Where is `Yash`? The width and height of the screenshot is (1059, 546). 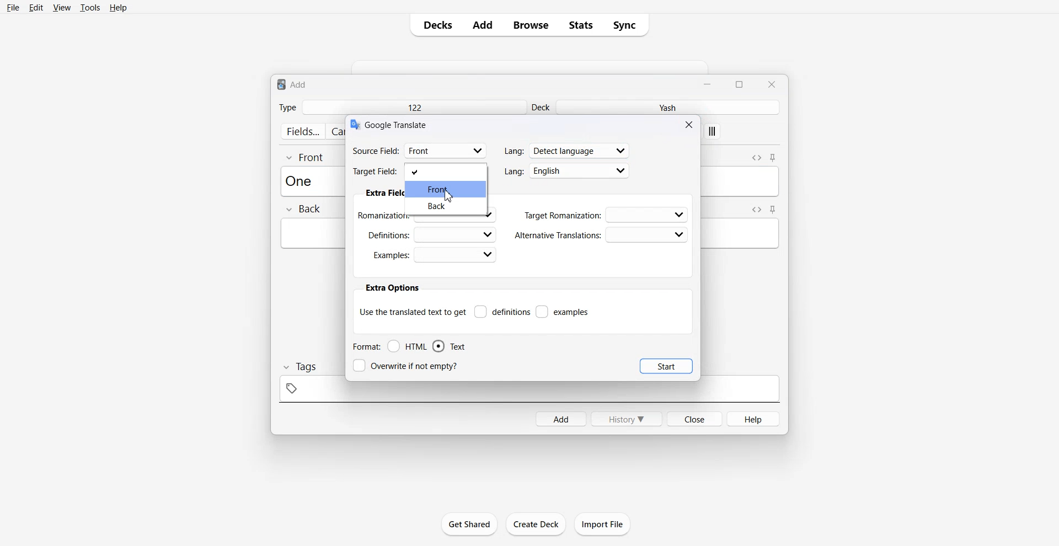
Yash is located at coordinates (670, 108).